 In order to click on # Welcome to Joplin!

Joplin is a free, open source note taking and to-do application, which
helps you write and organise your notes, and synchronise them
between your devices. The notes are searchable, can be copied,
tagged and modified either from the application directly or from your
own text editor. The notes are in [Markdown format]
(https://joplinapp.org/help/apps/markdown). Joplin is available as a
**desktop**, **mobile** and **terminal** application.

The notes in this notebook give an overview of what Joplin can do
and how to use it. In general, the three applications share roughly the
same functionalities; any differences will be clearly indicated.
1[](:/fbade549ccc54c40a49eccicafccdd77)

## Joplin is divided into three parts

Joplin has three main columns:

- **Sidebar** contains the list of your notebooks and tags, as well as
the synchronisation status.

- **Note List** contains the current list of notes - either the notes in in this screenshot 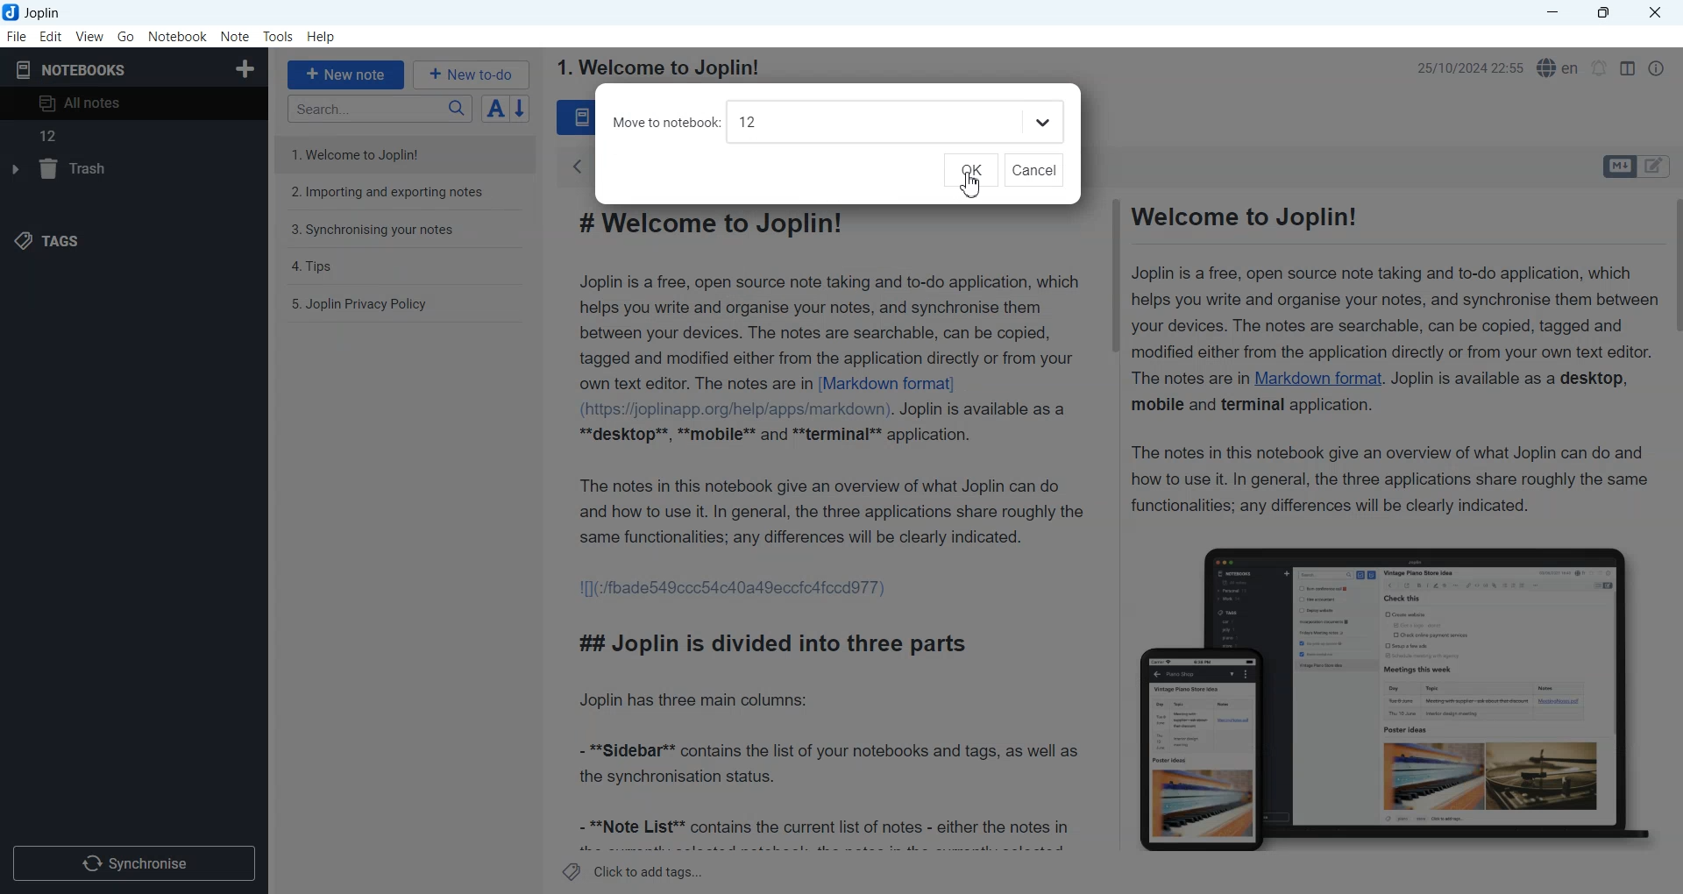, I will do `click(830, 532)`.